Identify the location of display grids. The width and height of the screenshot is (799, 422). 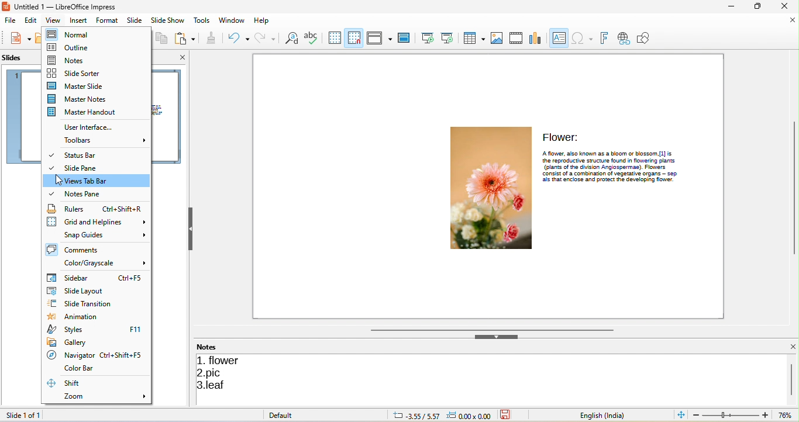
(332, 38).